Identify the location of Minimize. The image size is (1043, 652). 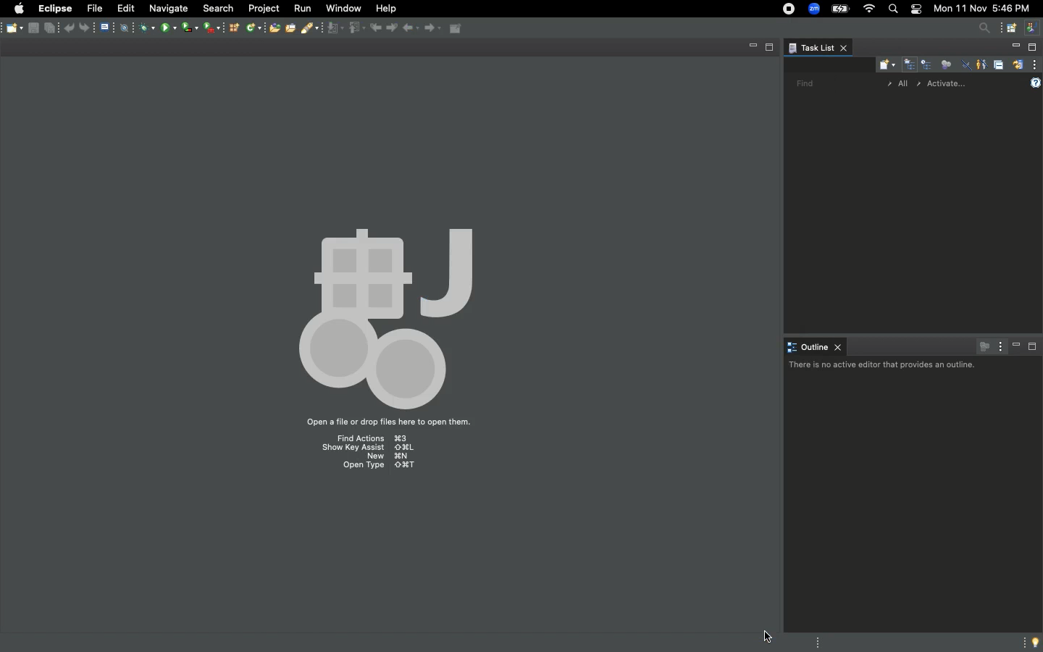
(45, 30).